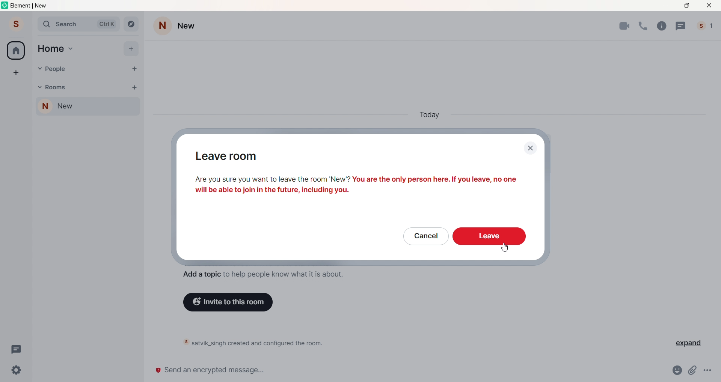 This screenshot has height=382, width=721. I want to click on maximize, so click(687, 6).